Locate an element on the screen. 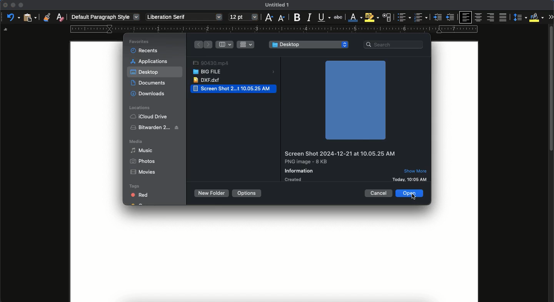 This screenshot has width=554, height=302. character is located at coordinates (387, 18).